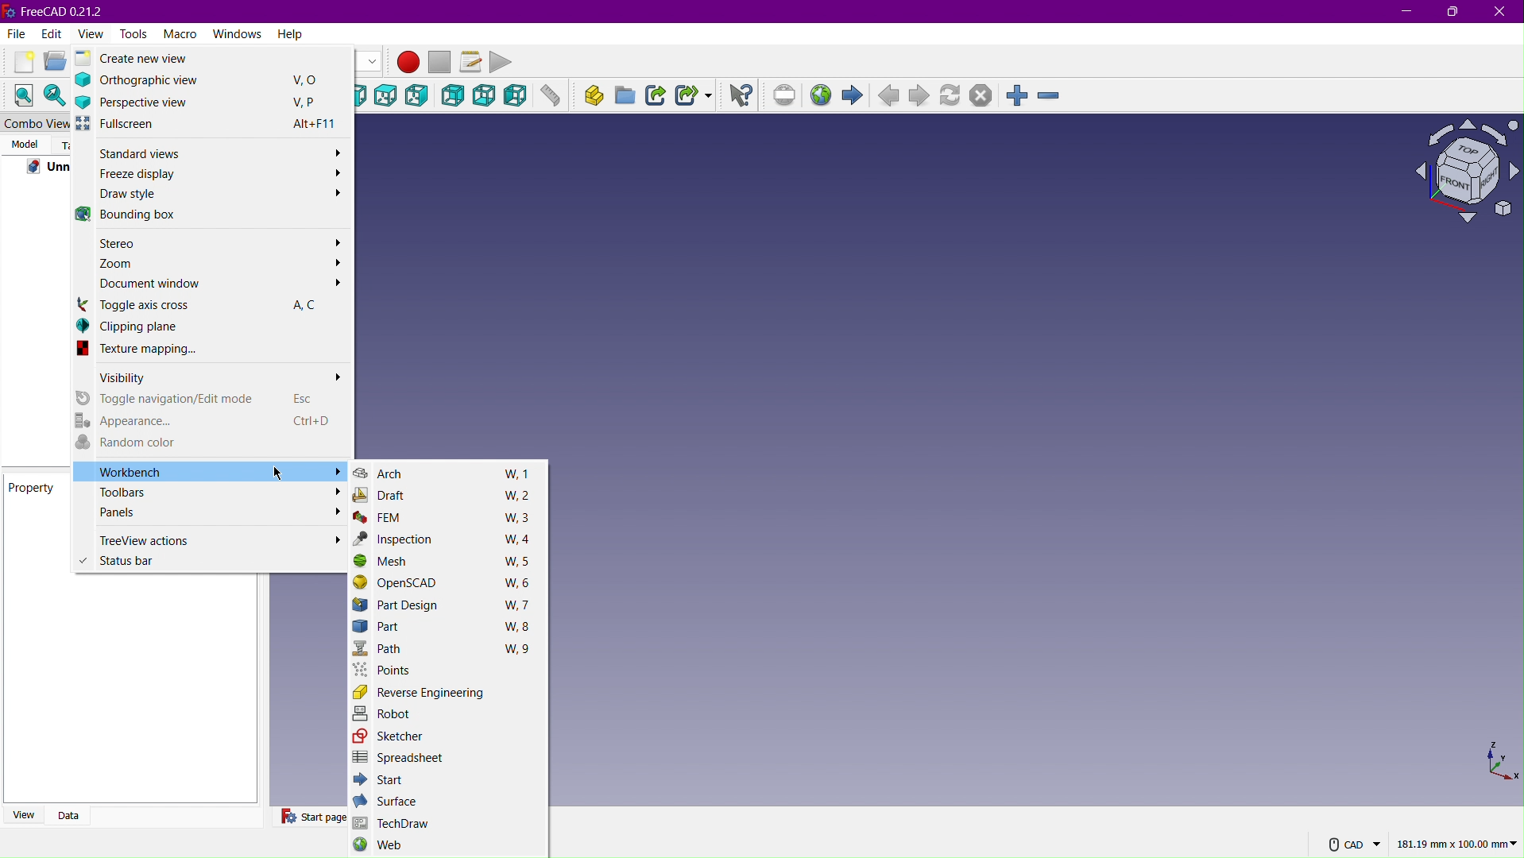  What do you see at coordinates (853, 96) in the screenshot?
I see `Start page` at bounding box center [853, 96].